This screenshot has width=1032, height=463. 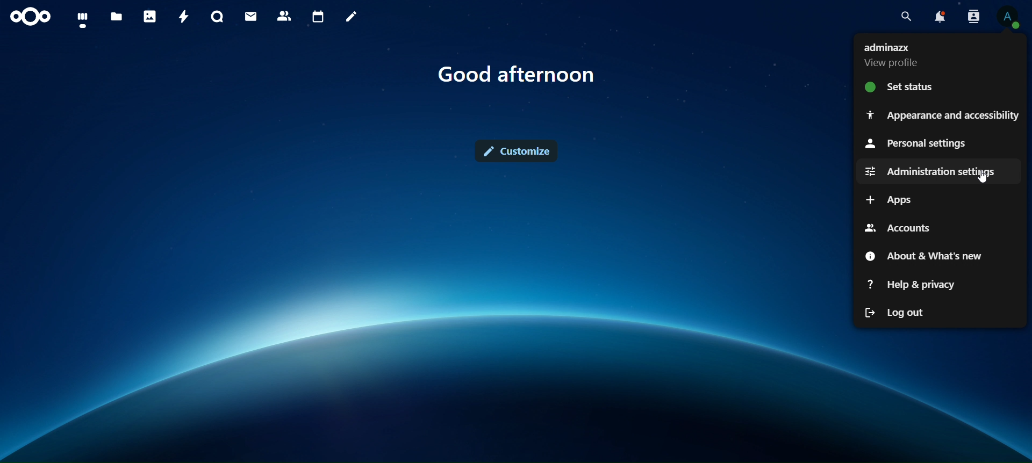 What do you see at coordinates (913, 284) in the screenshot?
I see `help & privacy` at bounding box center [913, 284].